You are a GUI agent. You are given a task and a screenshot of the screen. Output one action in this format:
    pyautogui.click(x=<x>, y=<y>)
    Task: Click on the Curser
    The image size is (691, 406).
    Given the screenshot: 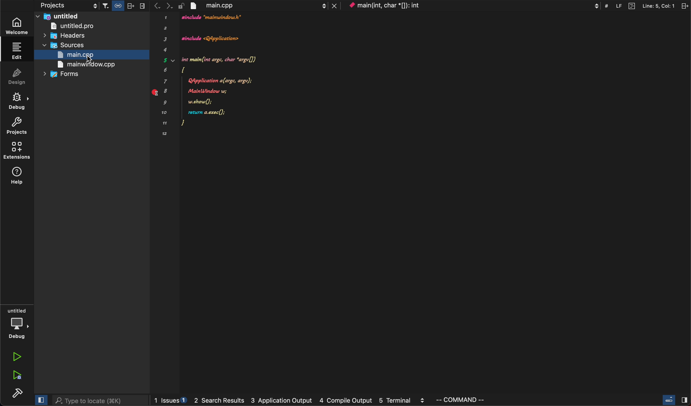 What is the action you would take?
    pyautogui.click(x=89, y=59)
    